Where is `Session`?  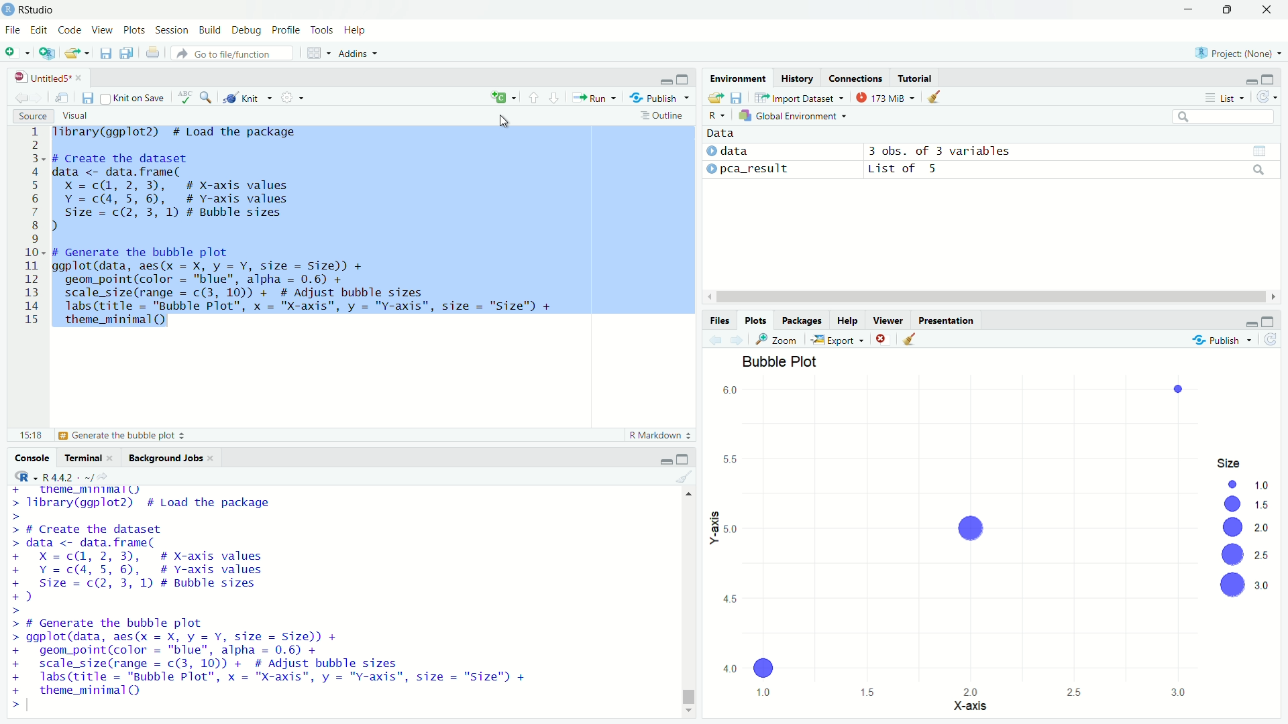 Session is located at coordinates (173, 30).